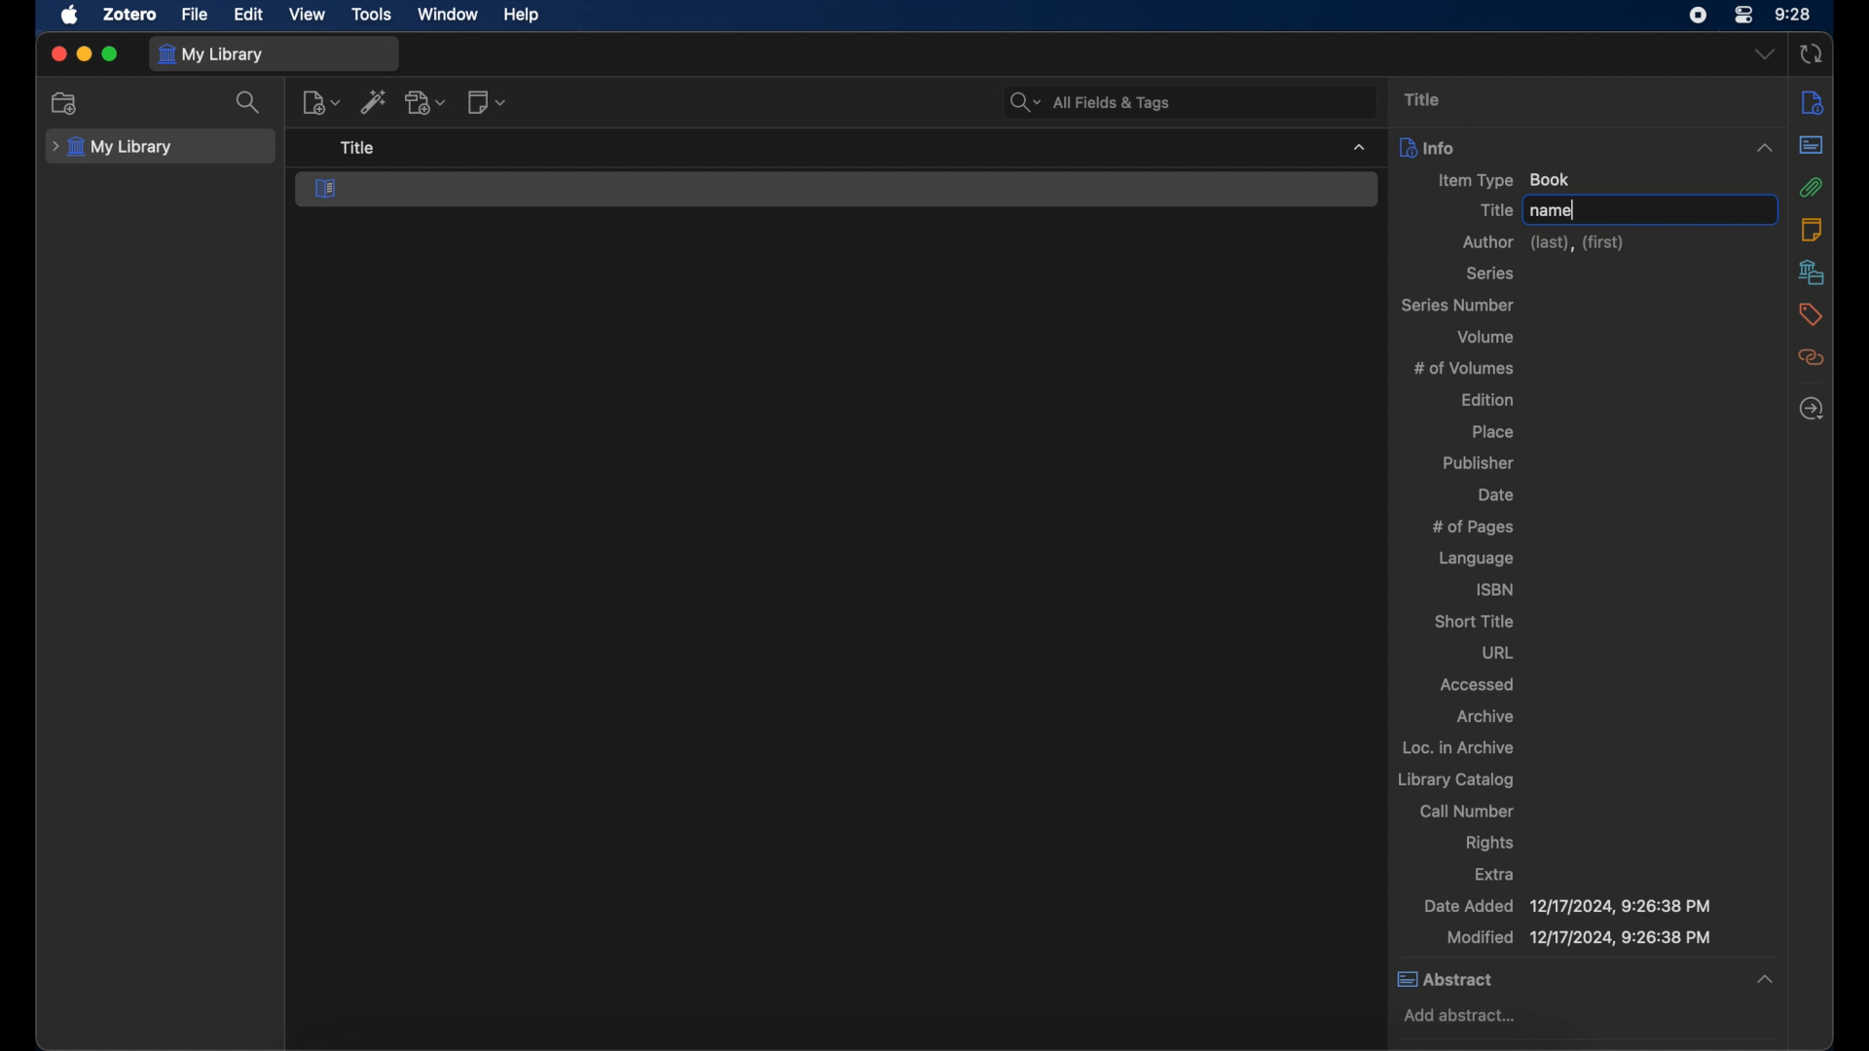  Describe the element at coordinates (1812, 408) in the screenshot. I see `locate` at that location.